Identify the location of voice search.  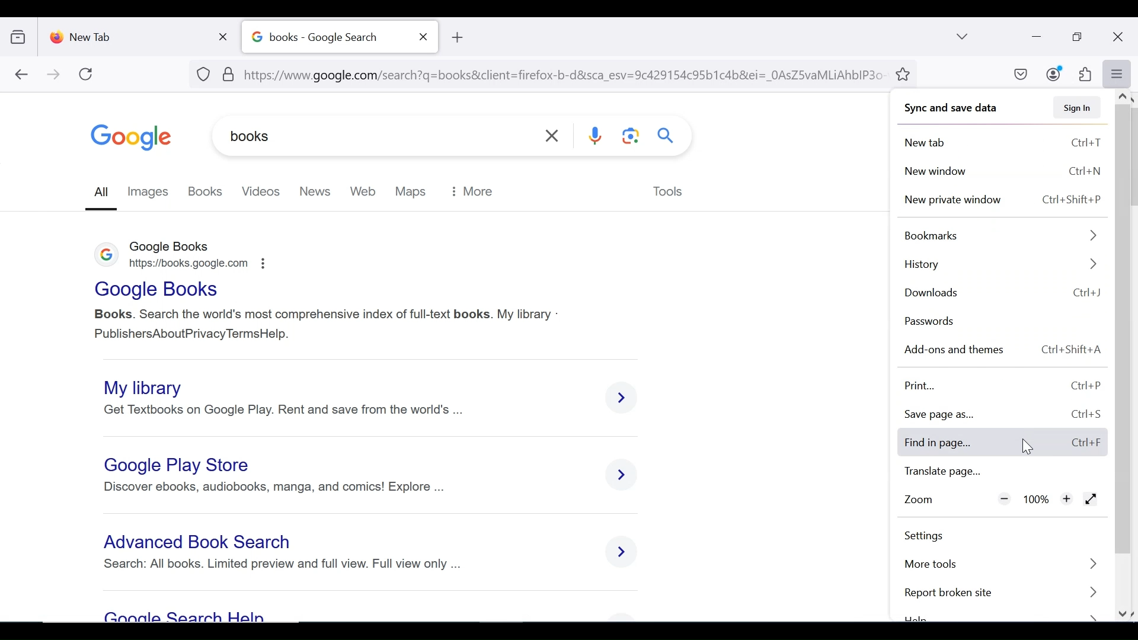
(597, 137).